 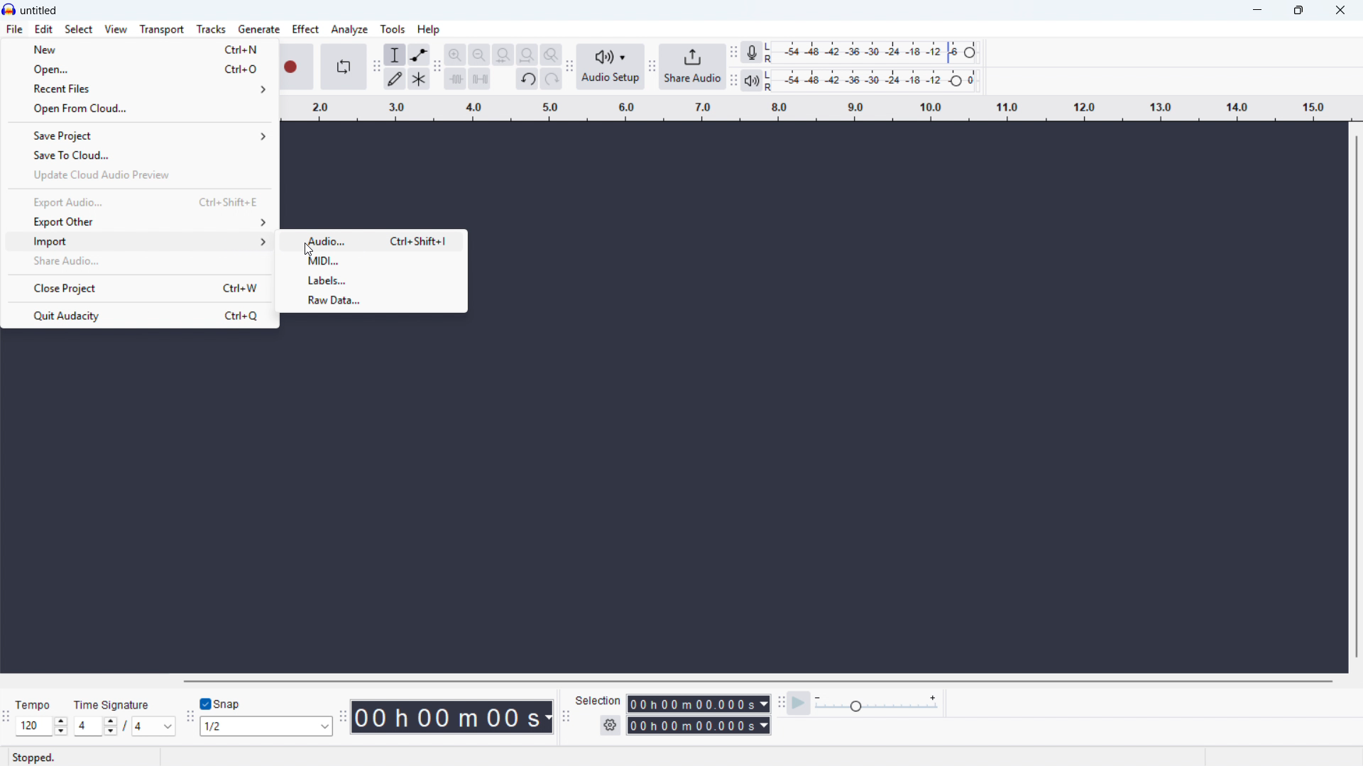 I want to click on Open from cloud , so click(x=138, y=111).